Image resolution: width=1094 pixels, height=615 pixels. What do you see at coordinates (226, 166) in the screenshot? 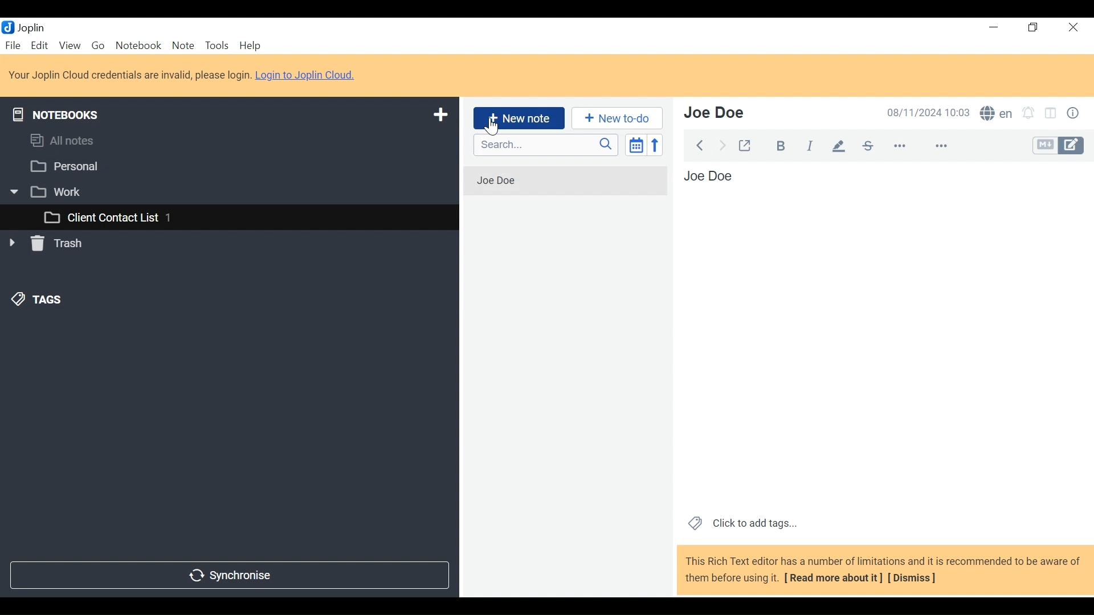
I see `Personal` at bounding box center [226, 166].